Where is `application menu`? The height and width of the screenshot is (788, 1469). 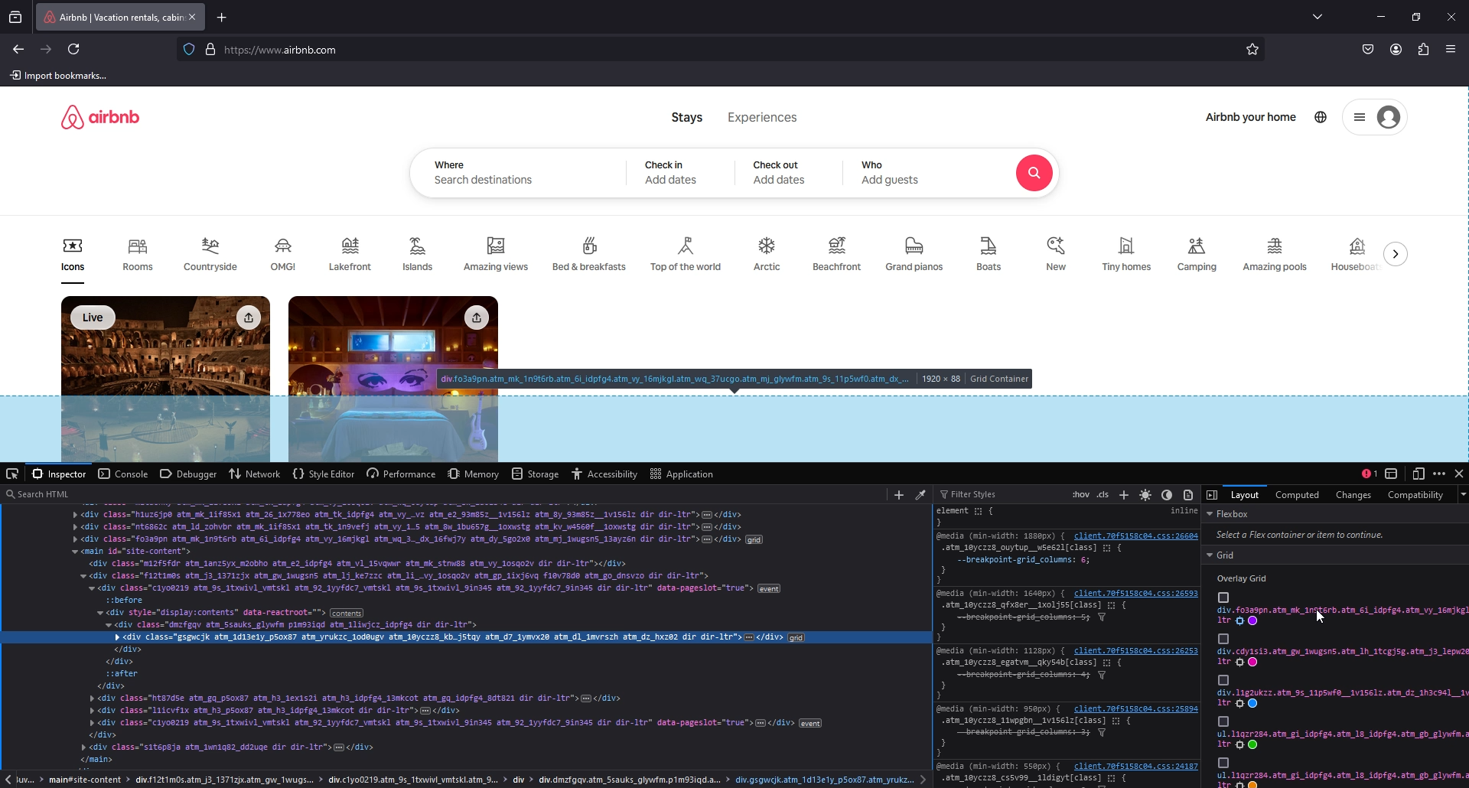
application menu is located at coordinates (1453, 49).